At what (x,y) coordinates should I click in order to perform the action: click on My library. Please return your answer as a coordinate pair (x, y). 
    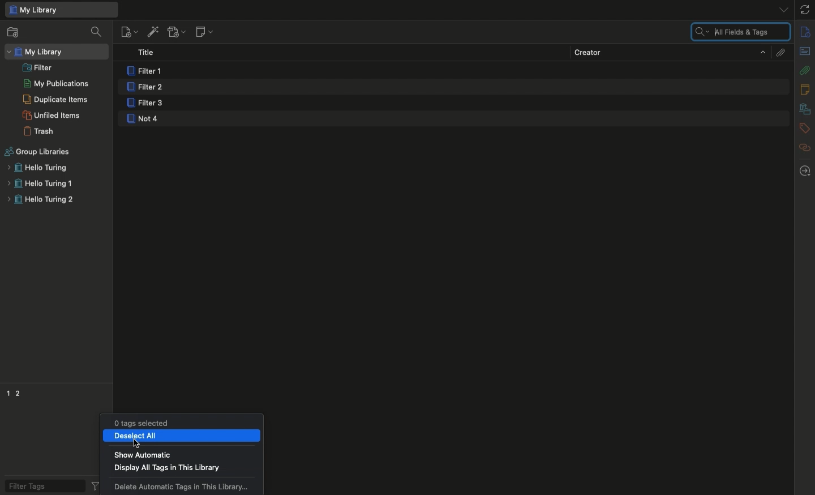
    Looking at the image, I should click on (61, 10).